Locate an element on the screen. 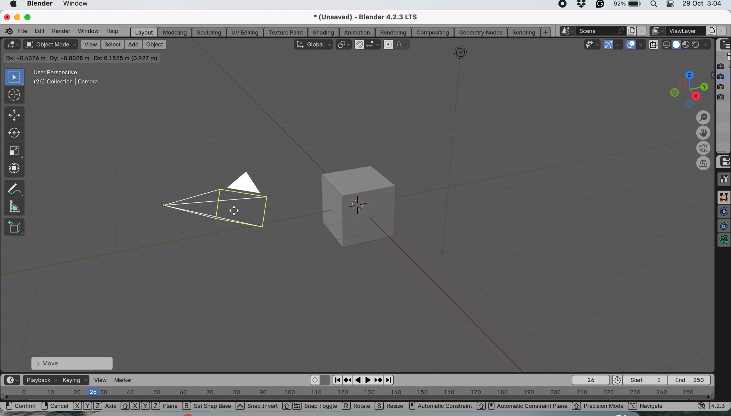 Image resolution: width=731 pixels, height=416 pixels. Forward is located at coordinates (379, 380).